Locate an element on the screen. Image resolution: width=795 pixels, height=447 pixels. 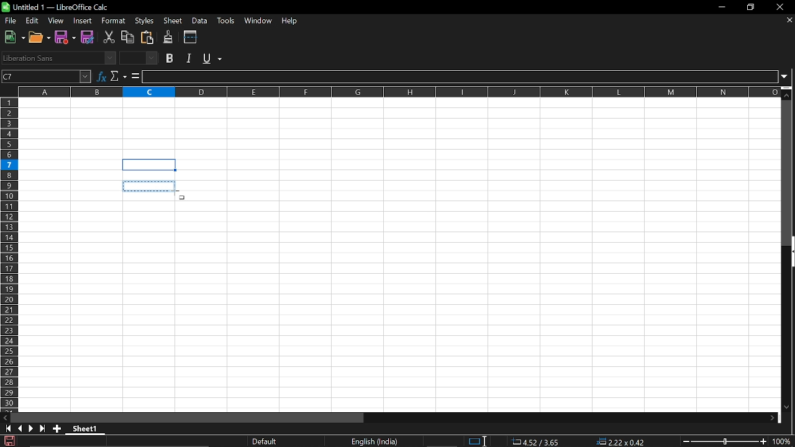
Formula standard selection is located at coordinates (583, 442).